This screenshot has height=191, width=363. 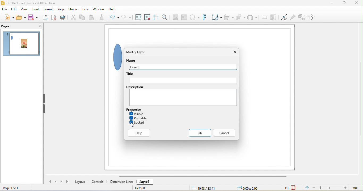 What do you see at coordinates (247, 188) in the screenshot?
I see `0.00x0.00` at bounding box center [247, 188].